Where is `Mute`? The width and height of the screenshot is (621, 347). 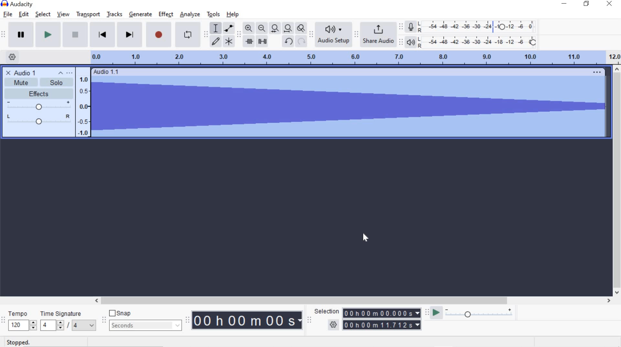 Mute is located at coordinates (22, 82).